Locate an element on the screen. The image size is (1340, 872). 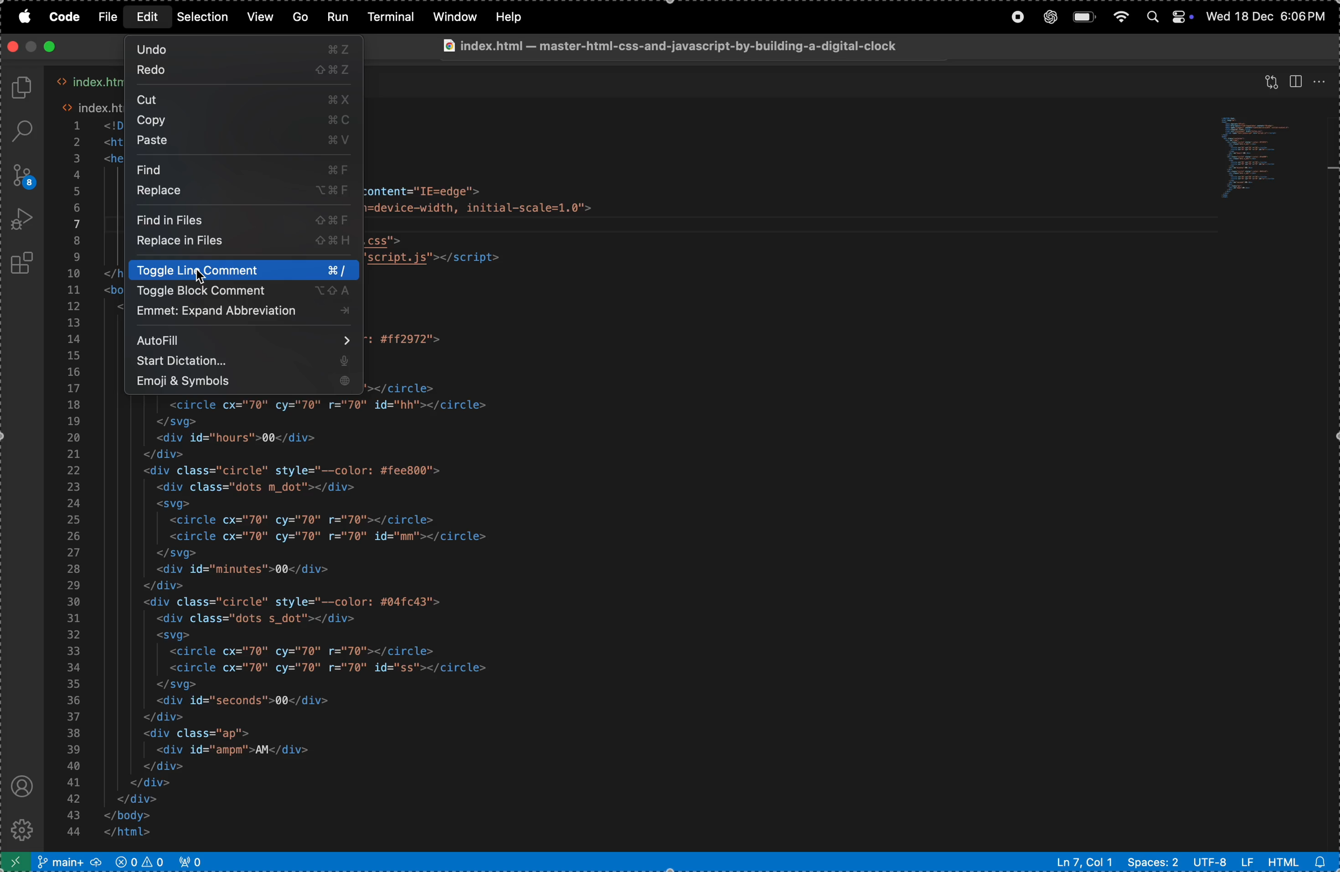
help is located at coordinates (513, 16).